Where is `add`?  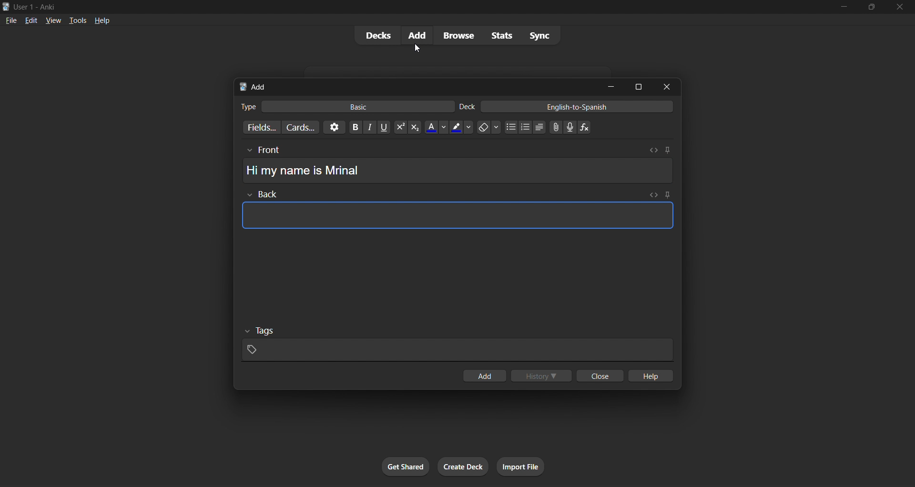
add is located at coordinates (417, 35).